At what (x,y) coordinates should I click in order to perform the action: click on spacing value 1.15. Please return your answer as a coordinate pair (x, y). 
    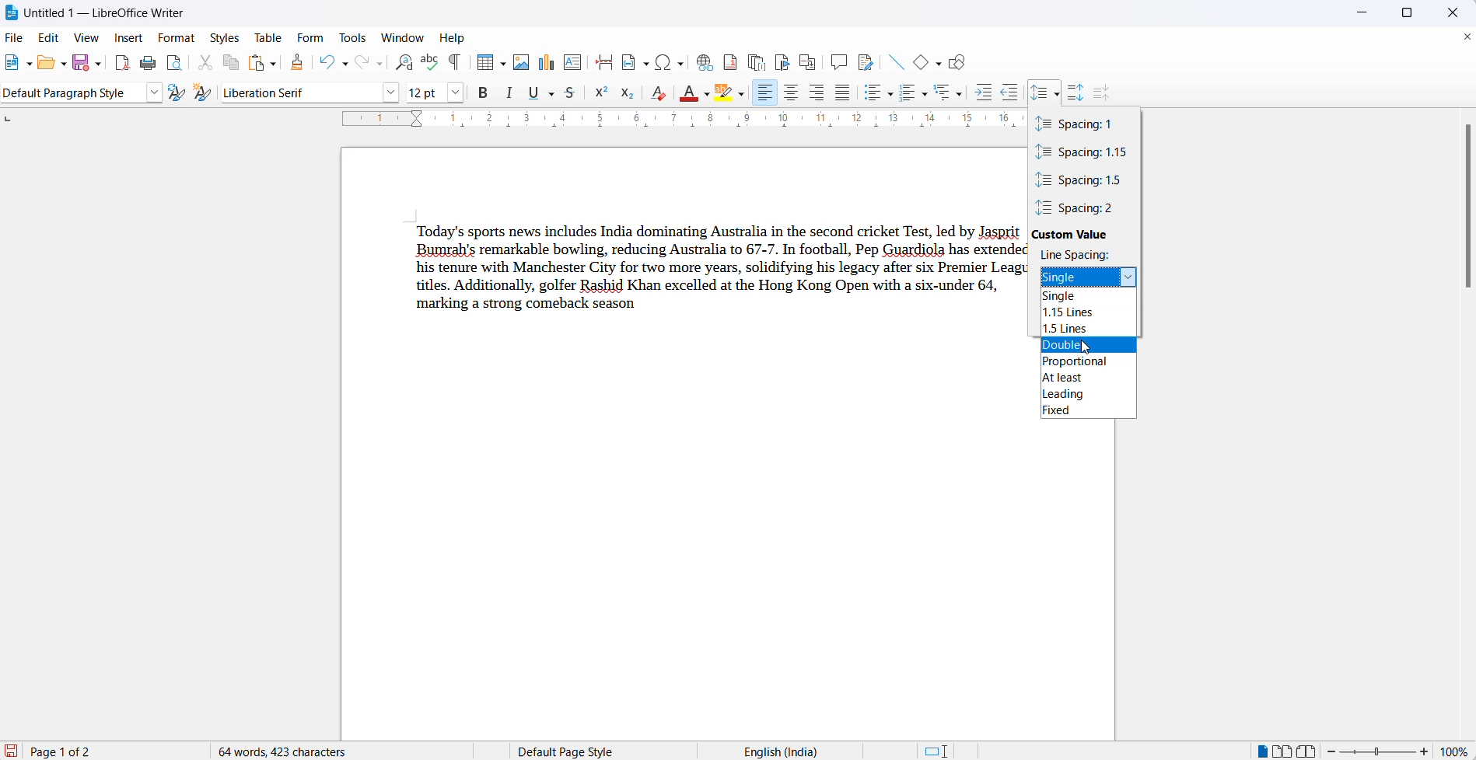
    Looking at the image, I should click on (1083, 153).